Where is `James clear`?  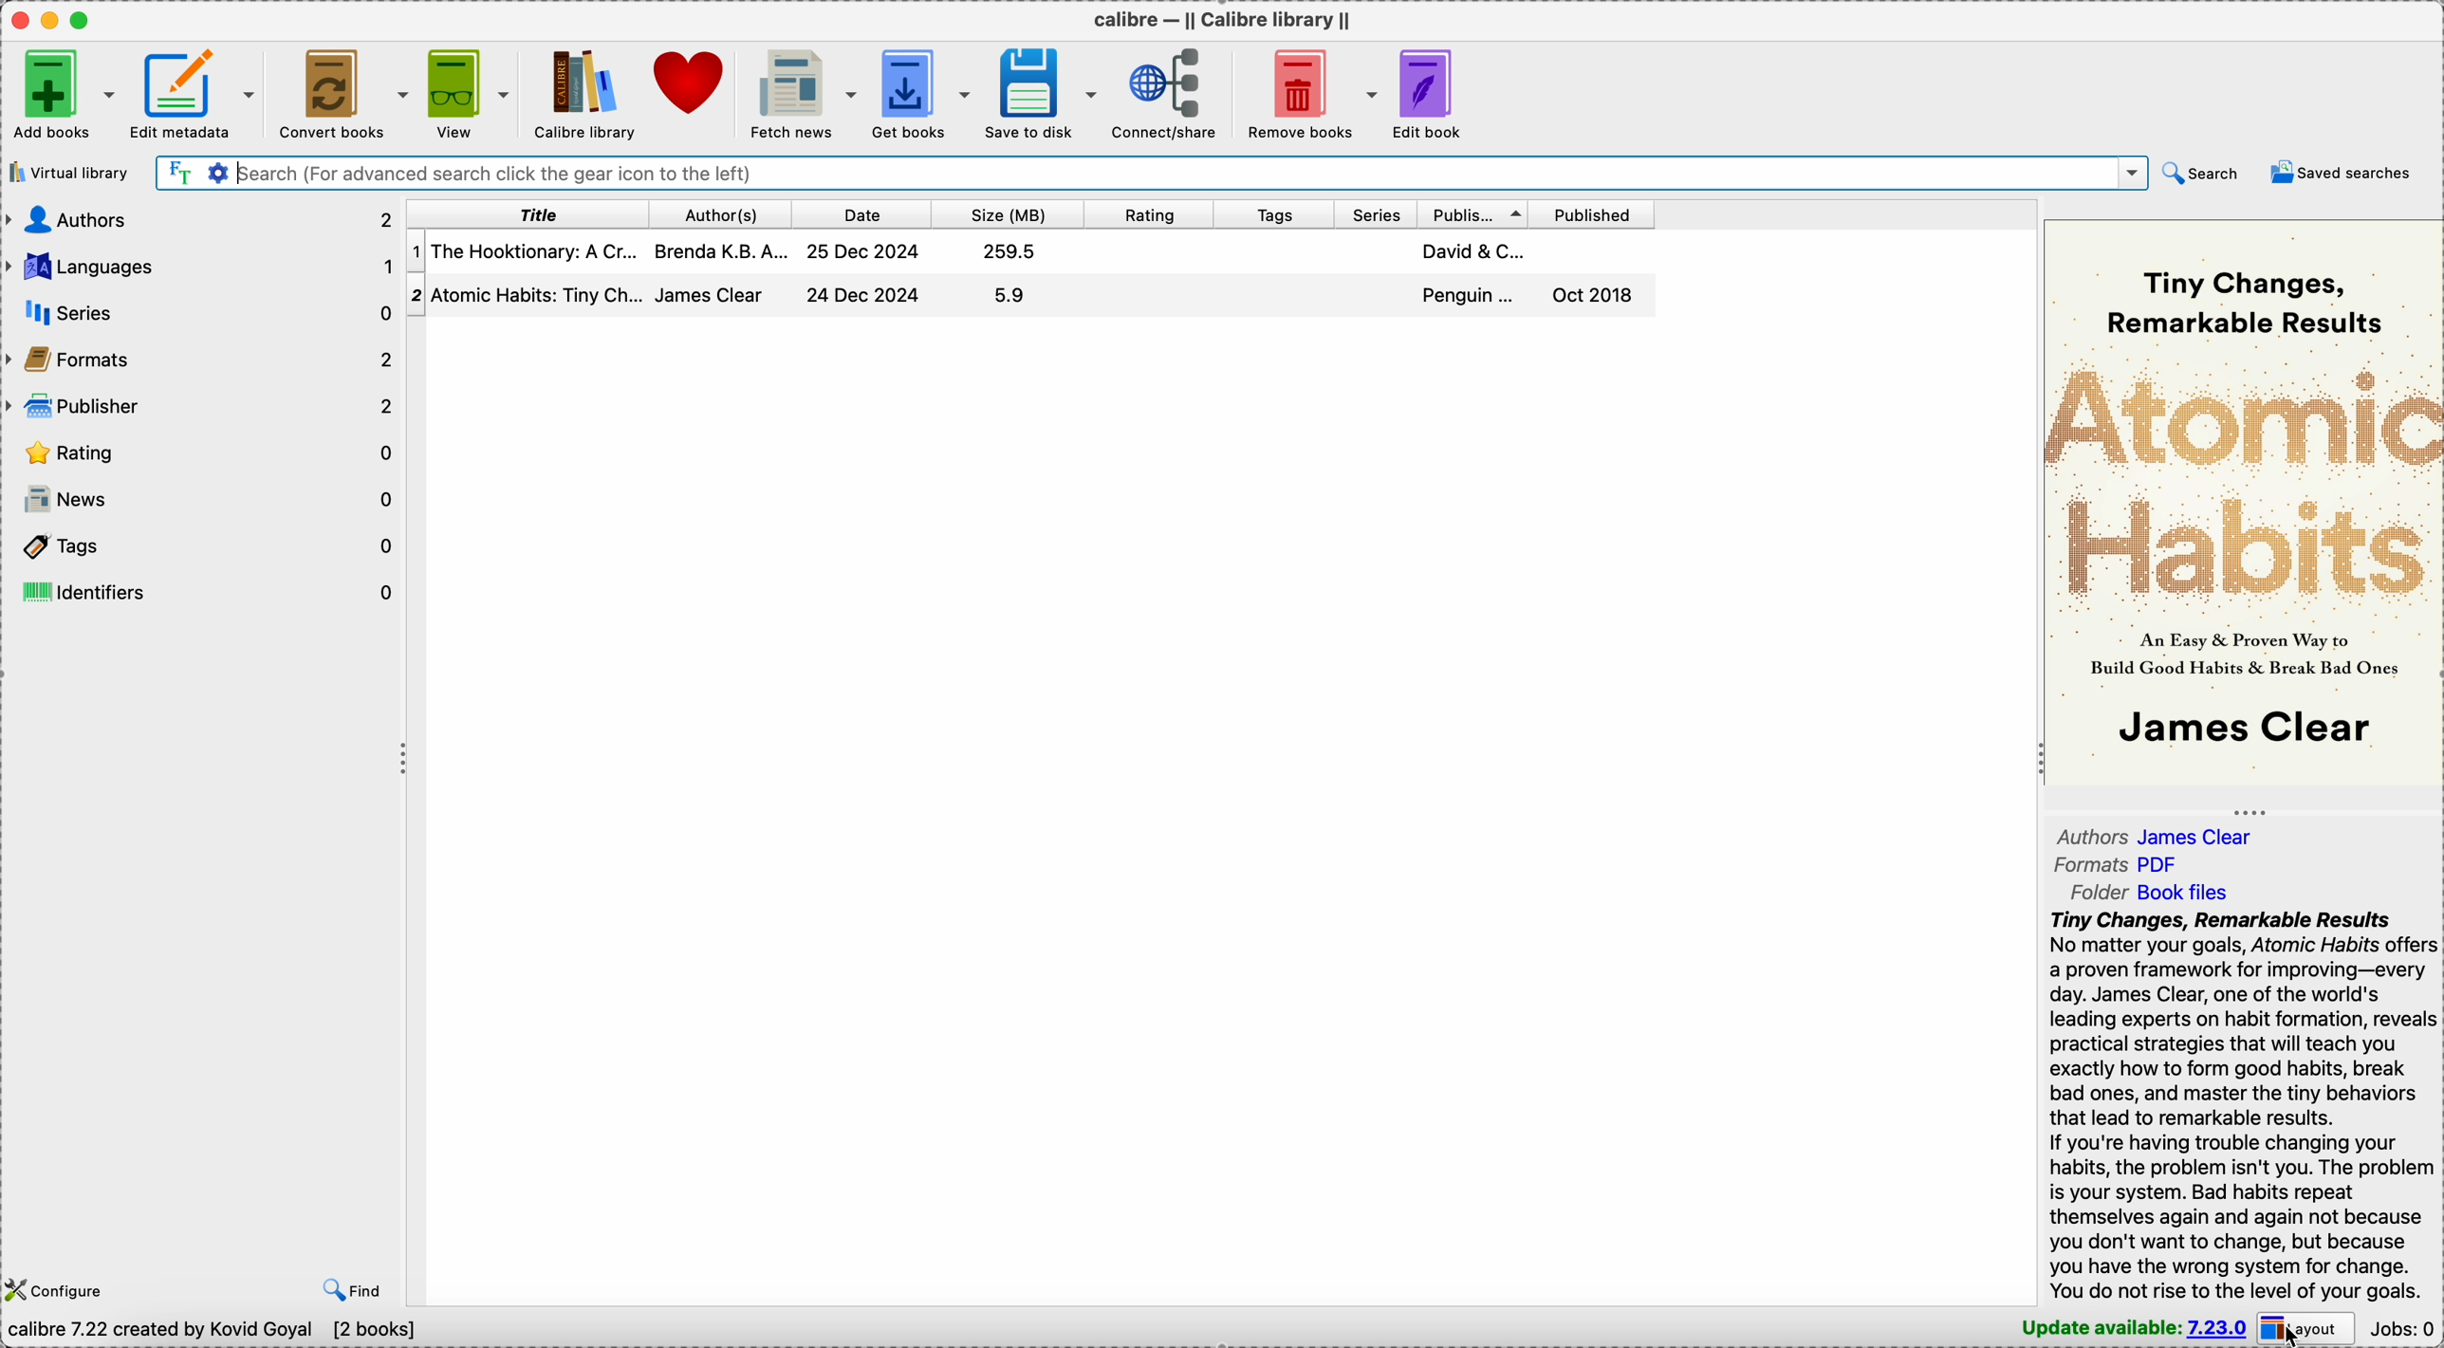
James clear is located at coordinates (2246, 730).